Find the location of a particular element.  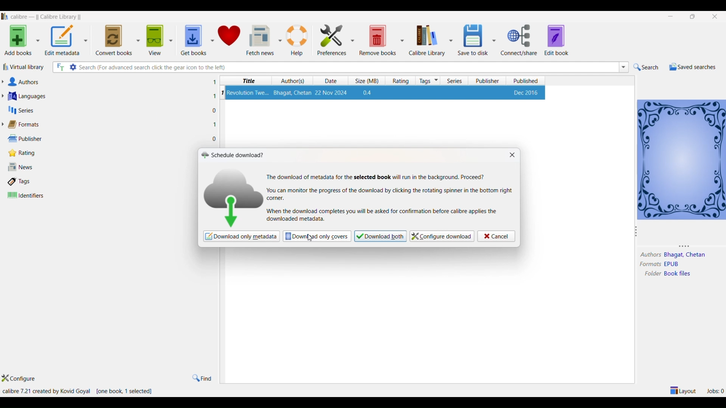

tags and number of tags is located at coordinates (22, 181).